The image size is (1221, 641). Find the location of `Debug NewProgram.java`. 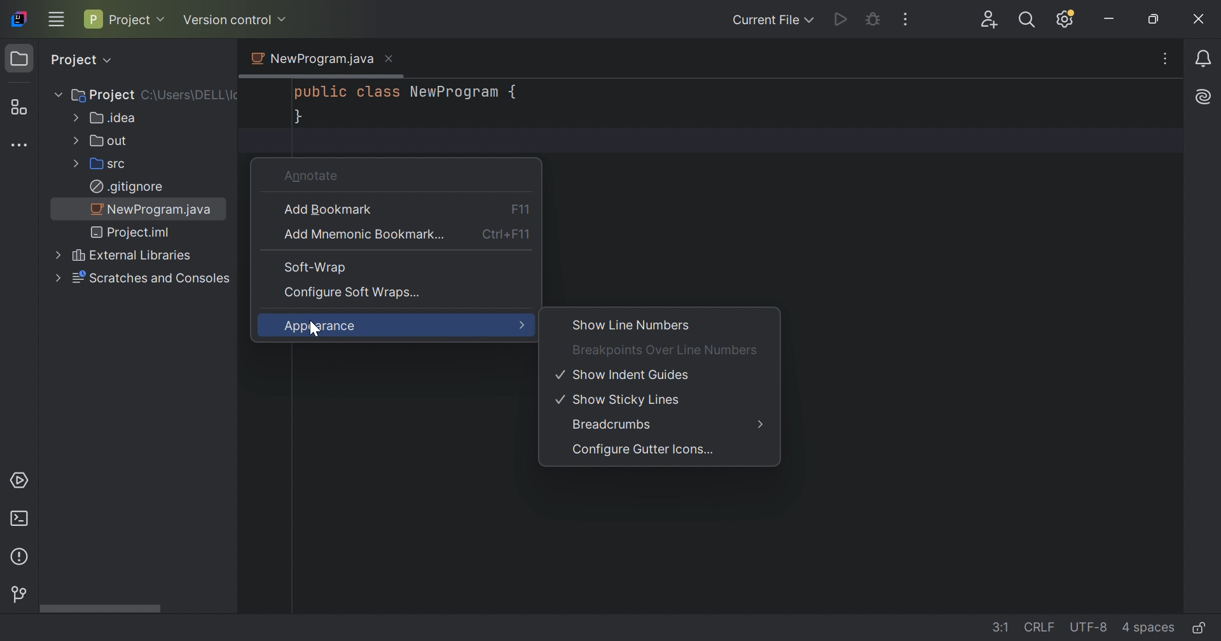

Debug NewProgram.java is located at coordinates (873, 18).